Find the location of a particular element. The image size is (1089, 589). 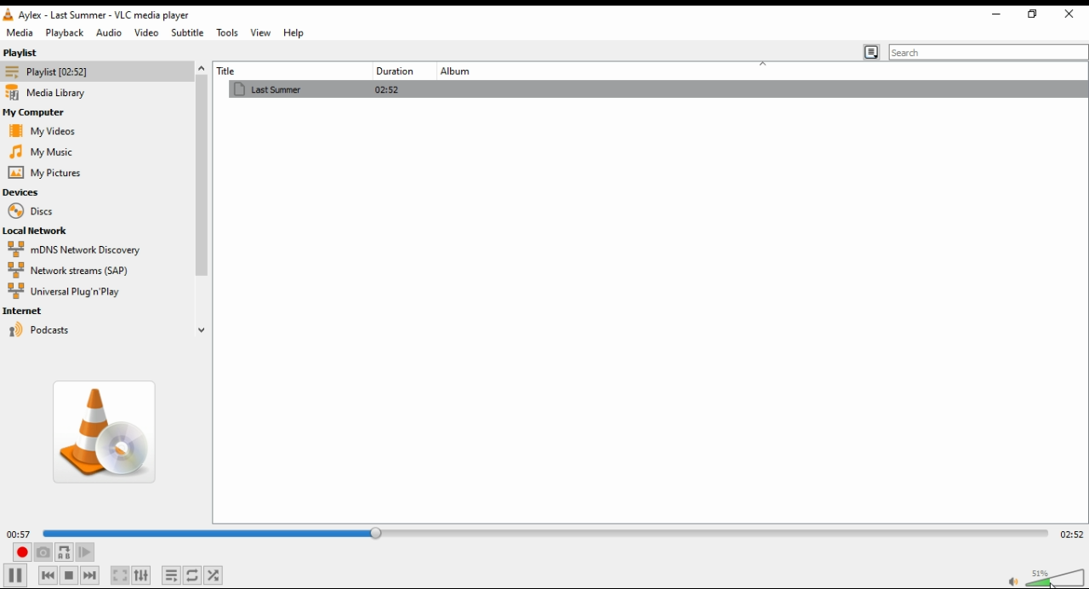

take a snapshot is located at coordinates (43, 552).